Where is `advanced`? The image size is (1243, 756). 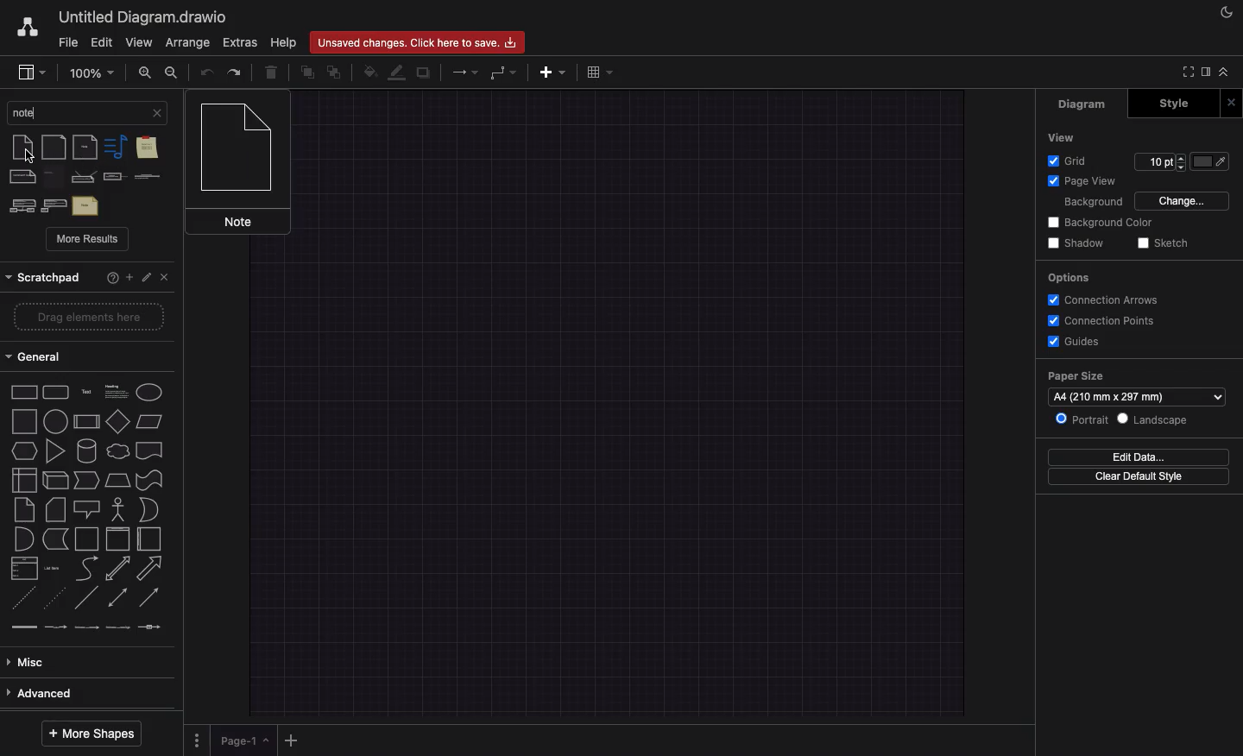 advanced is located at coordinates (80, 693).